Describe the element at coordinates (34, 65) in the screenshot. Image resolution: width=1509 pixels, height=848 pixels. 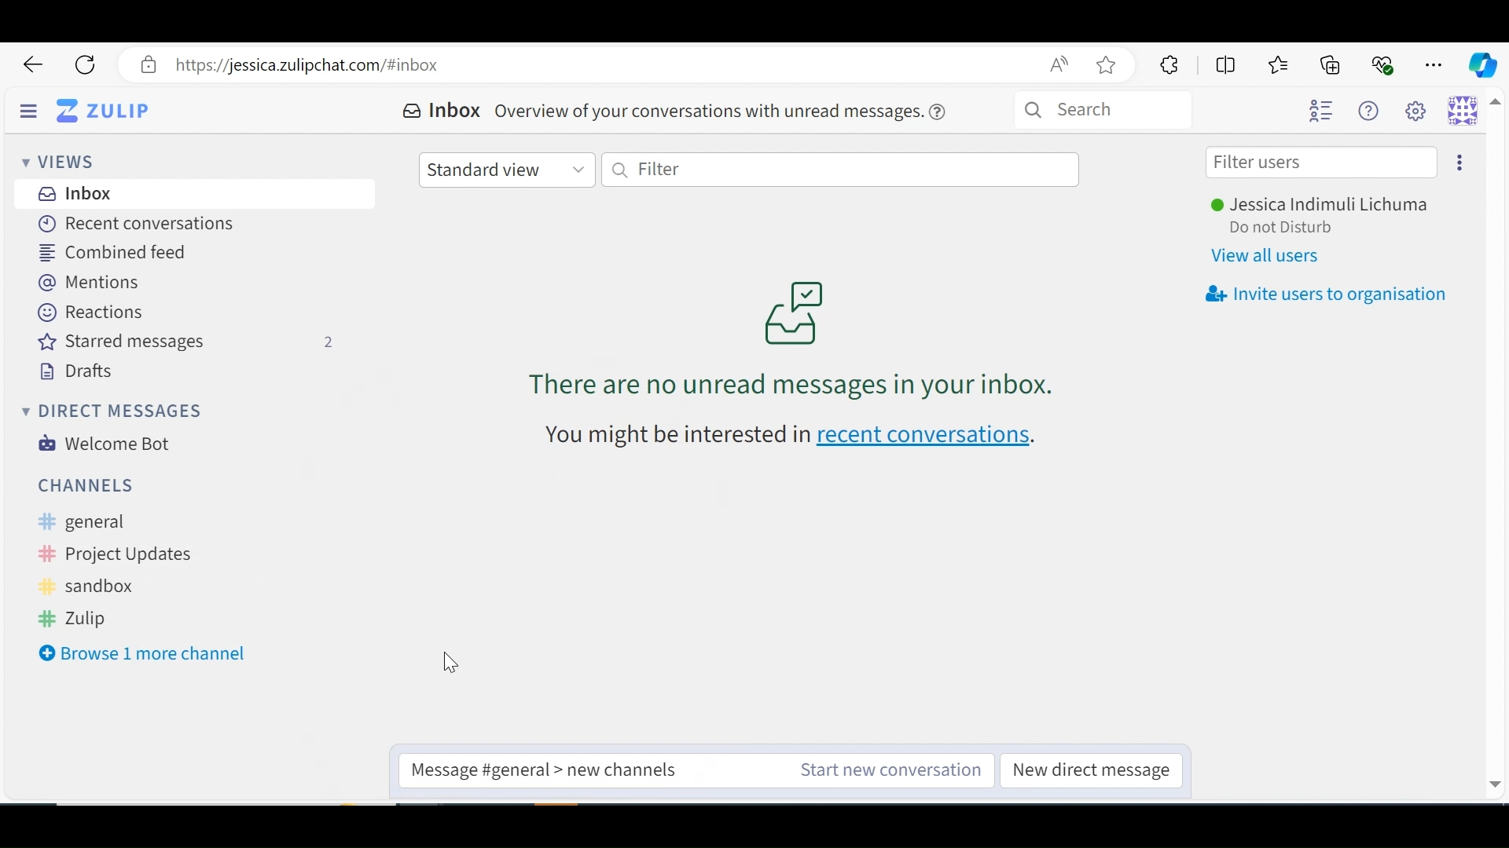
I see `Go back` at that location.